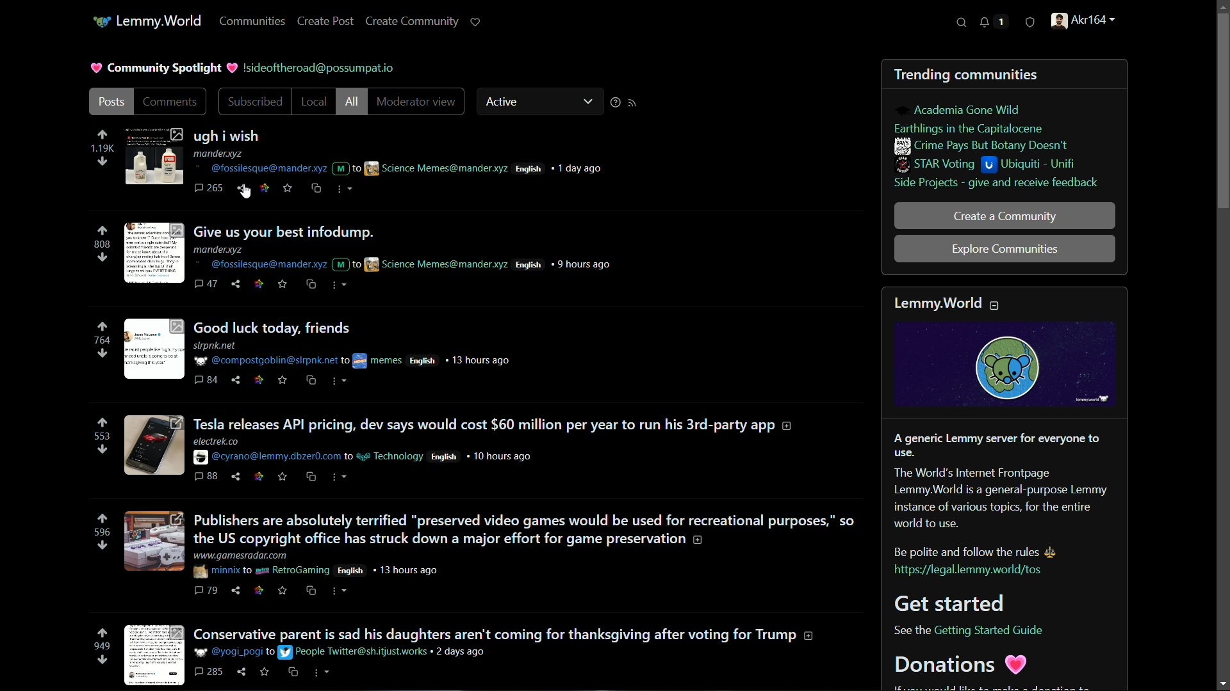  Describe the element at coordinates (352, 102) in the screenshot. I see `all` at that location.